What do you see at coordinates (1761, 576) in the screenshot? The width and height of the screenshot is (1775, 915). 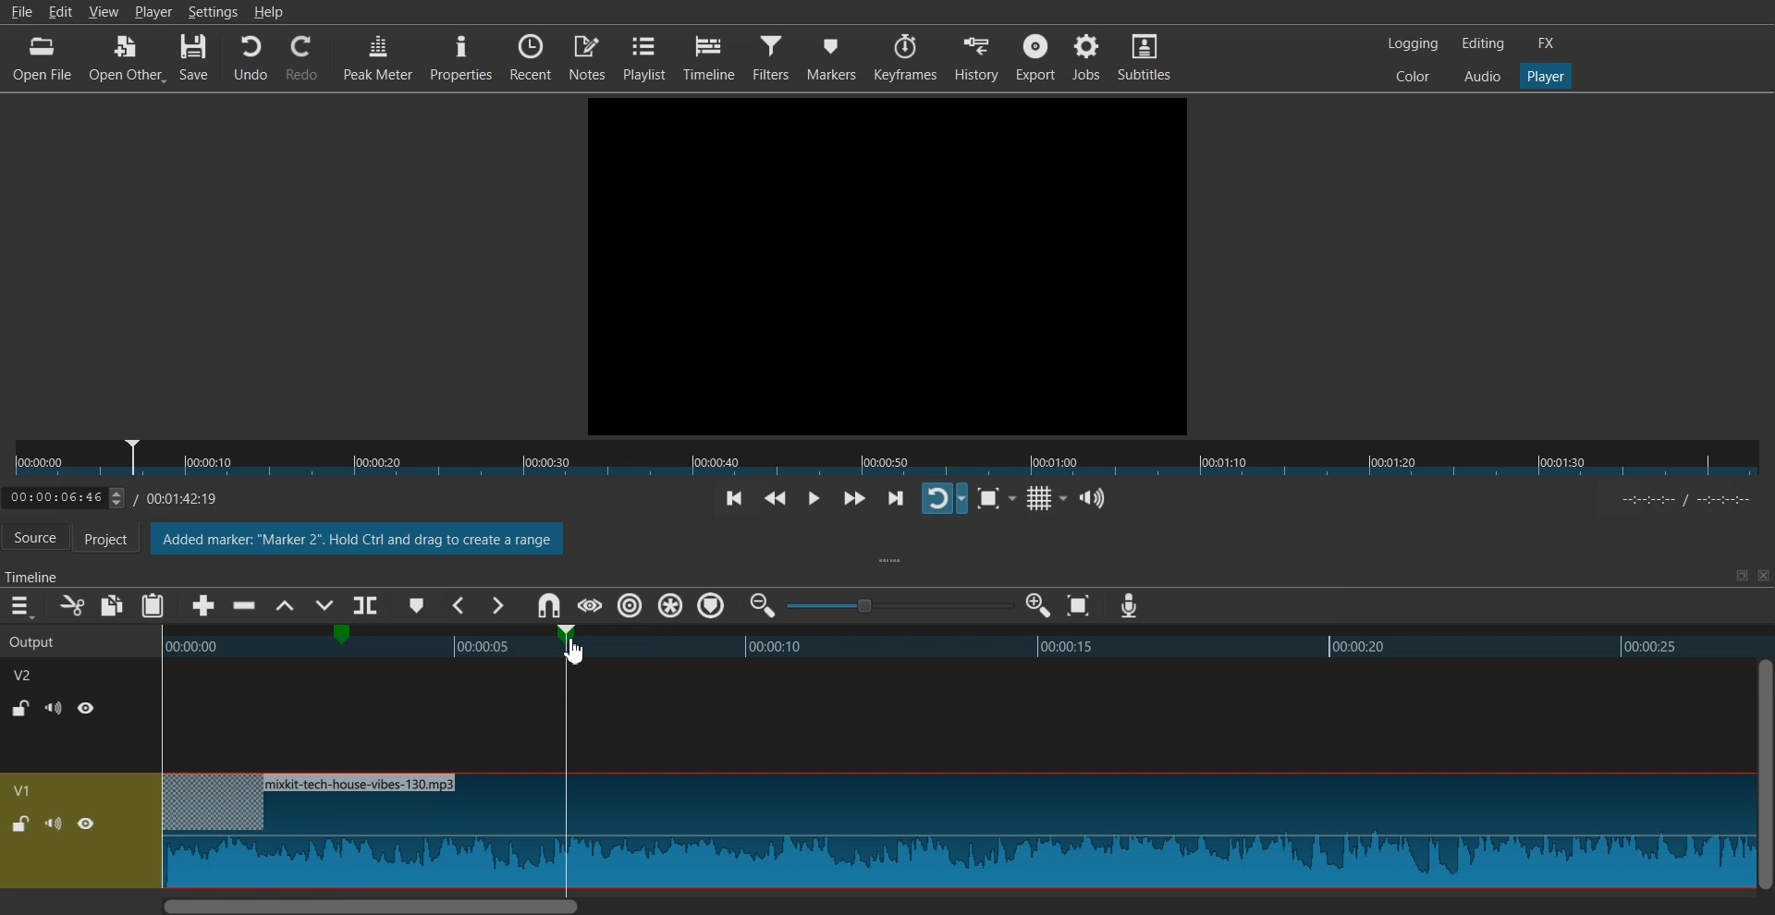 I see `Close` at bounding box center [1761, 576].